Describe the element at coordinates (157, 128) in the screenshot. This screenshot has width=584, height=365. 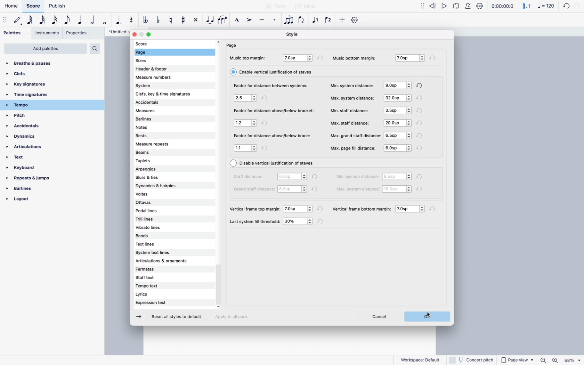
I see `notes` at that location.